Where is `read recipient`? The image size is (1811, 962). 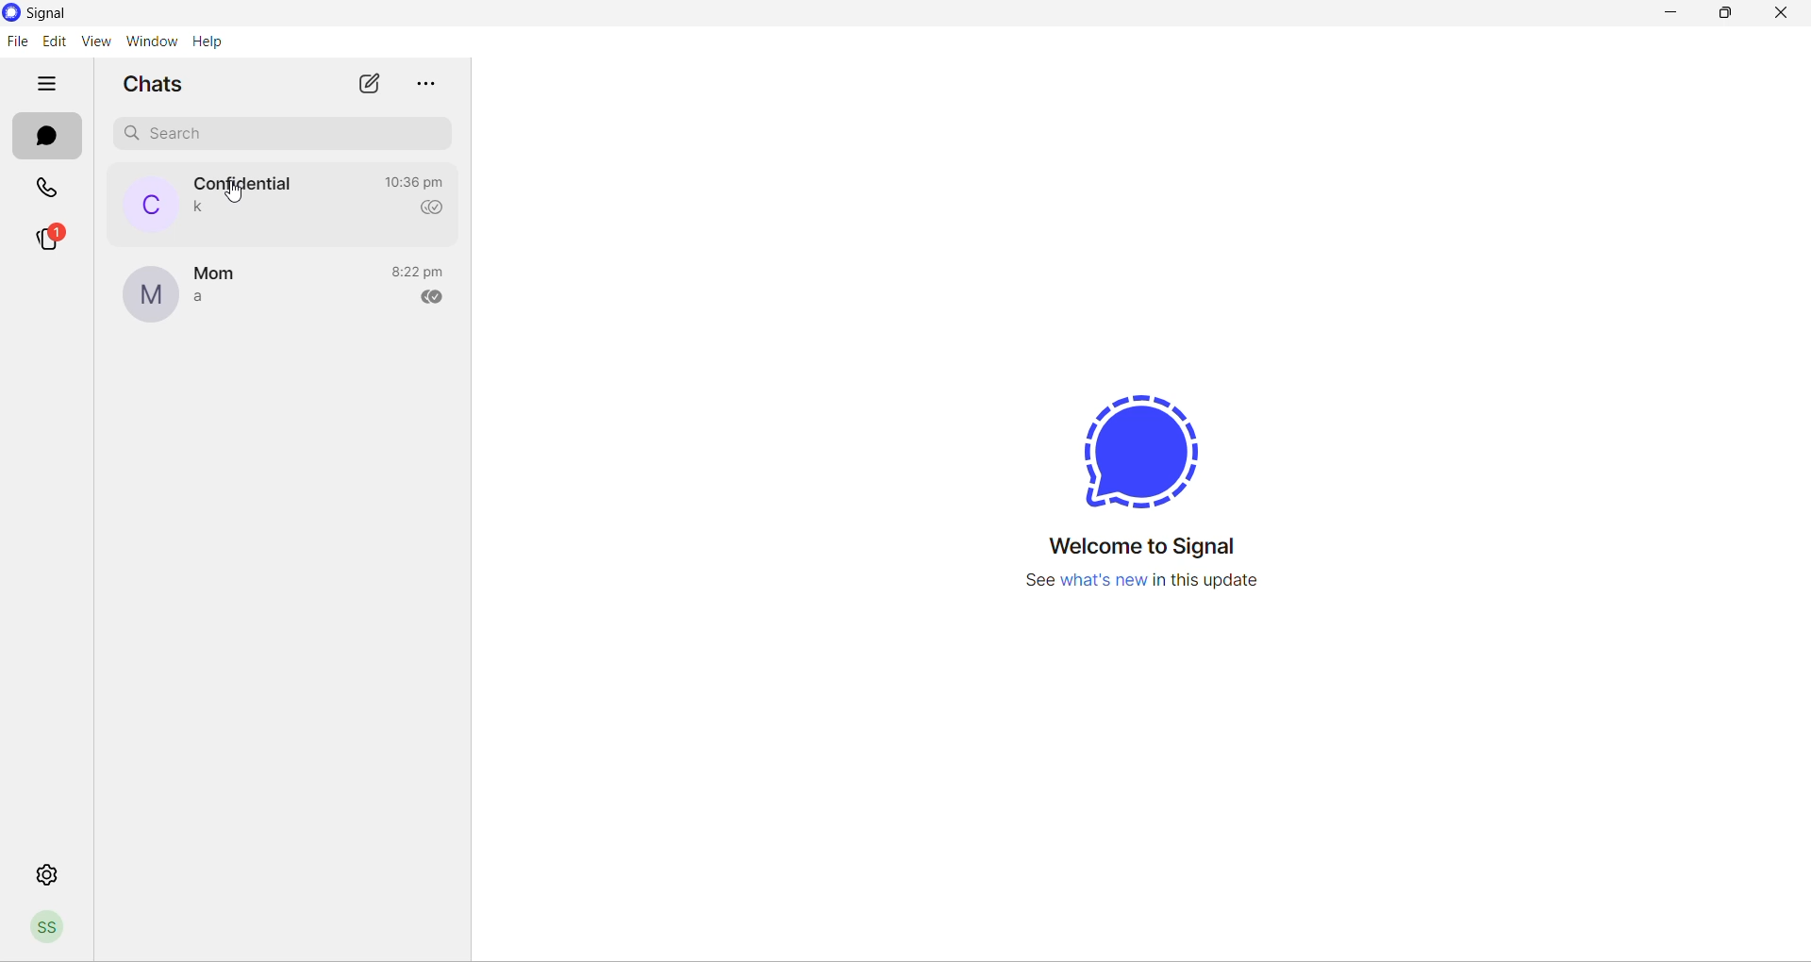
read recipient is located at coordinates (439, 300).